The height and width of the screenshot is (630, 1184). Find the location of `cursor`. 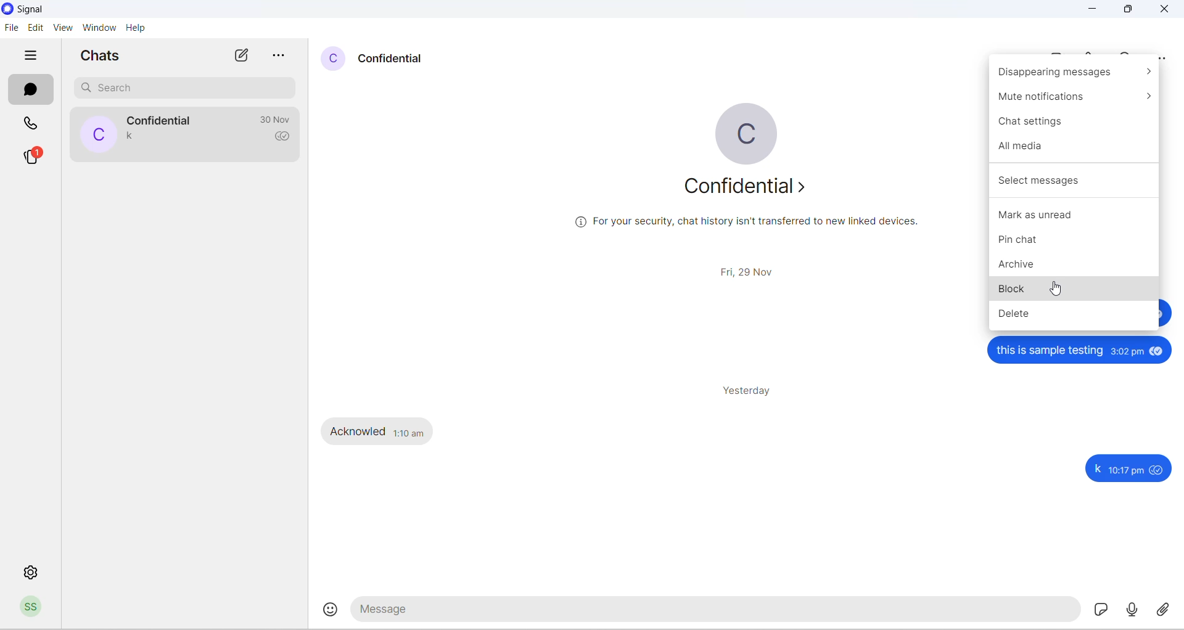

cursor is located at coordinates (1058, 291).